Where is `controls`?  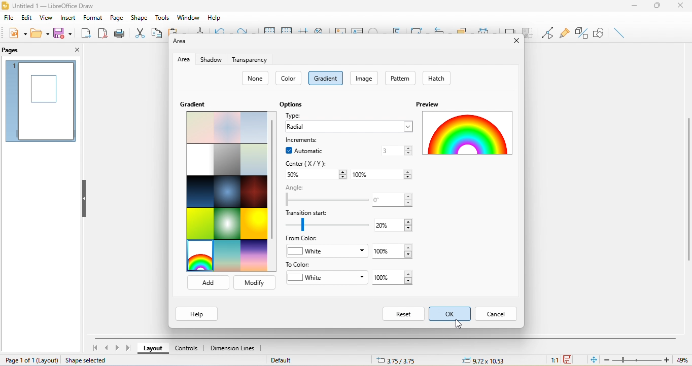 controls is located at coordinates (187, 347).